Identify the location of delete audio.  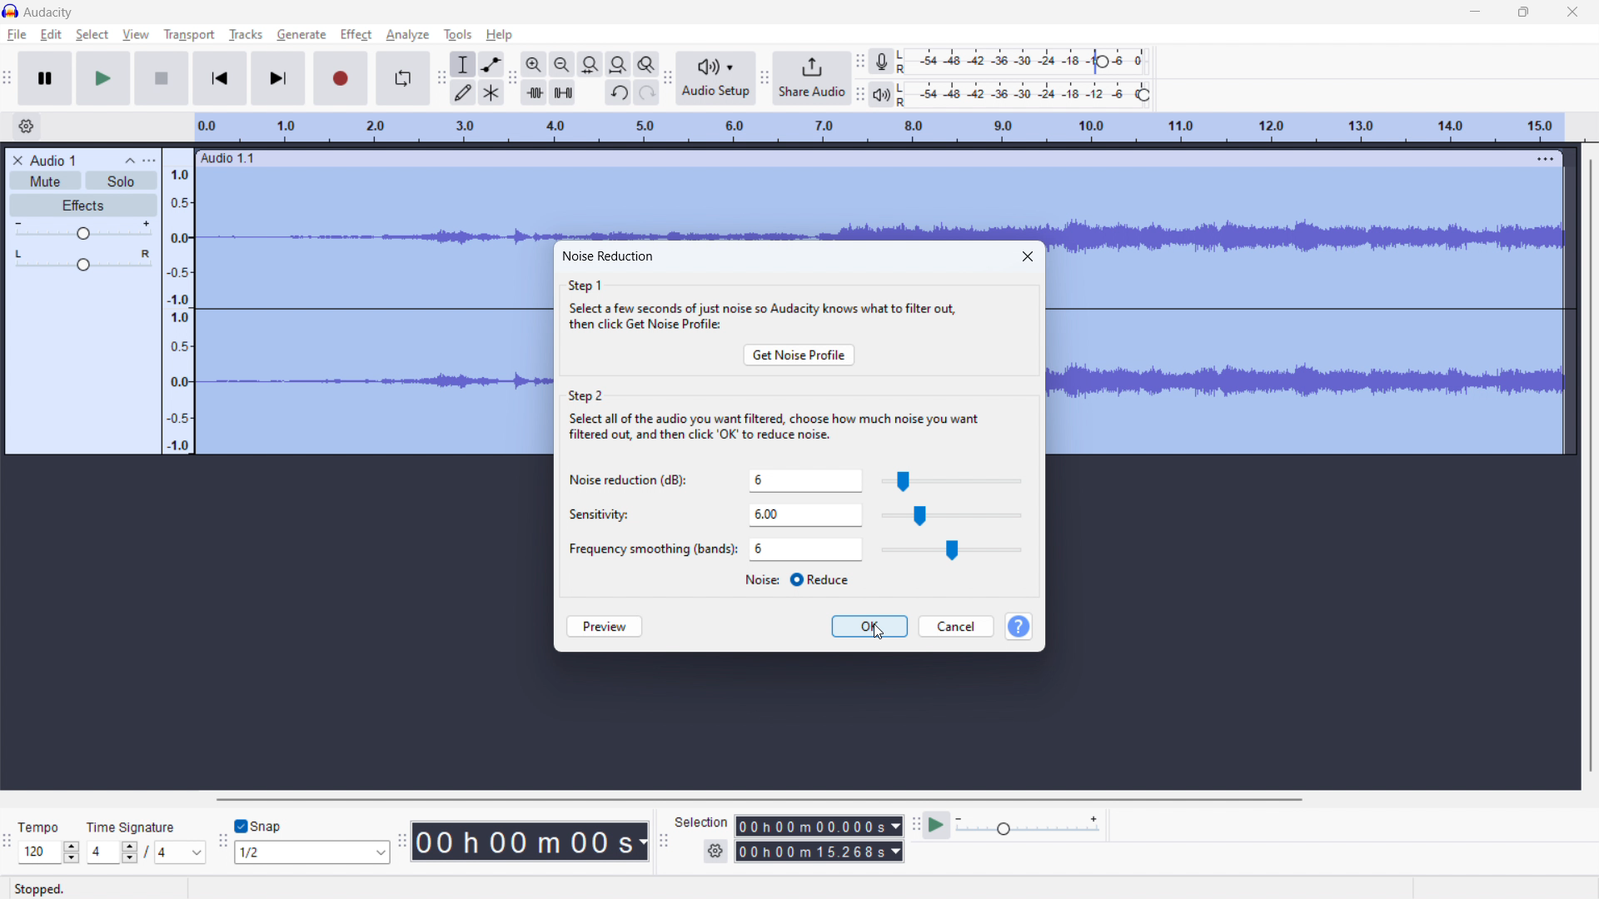
(16, 160).